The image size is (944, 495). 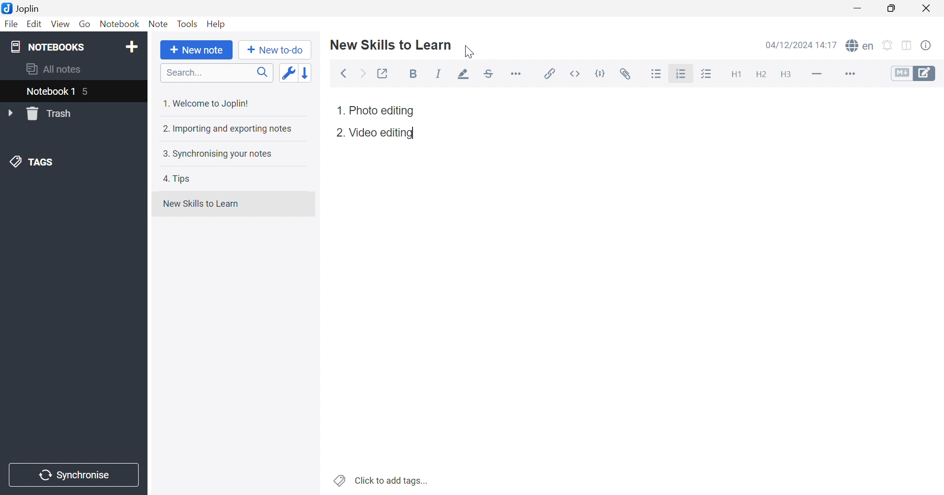 What do you see at coordinates (914, 73) in the screenshot?
I see `Toggle editors` at bounding box center [914, 73].